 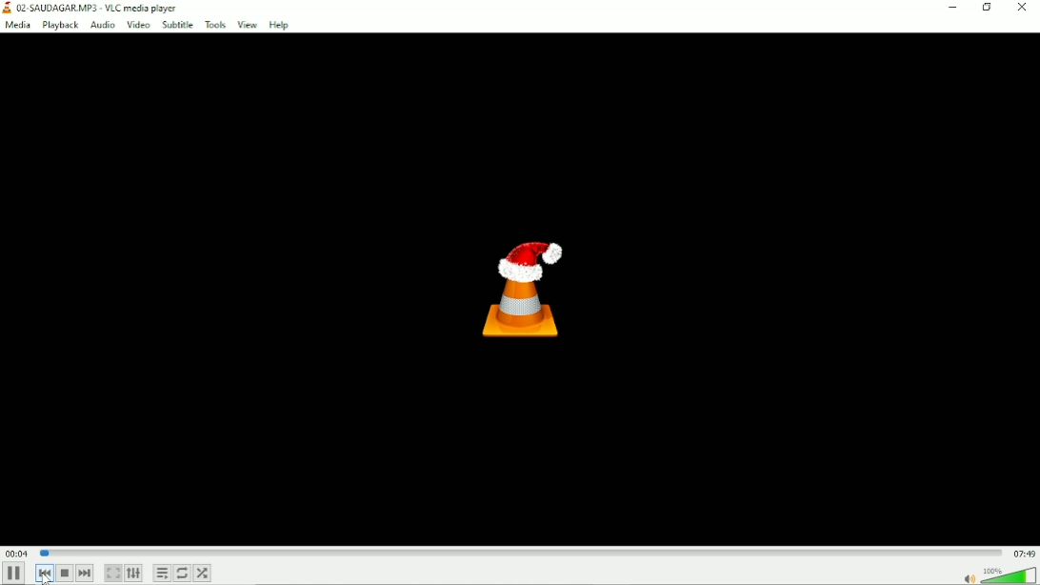 I want to click on Play duration, so click(x=519, y=553).